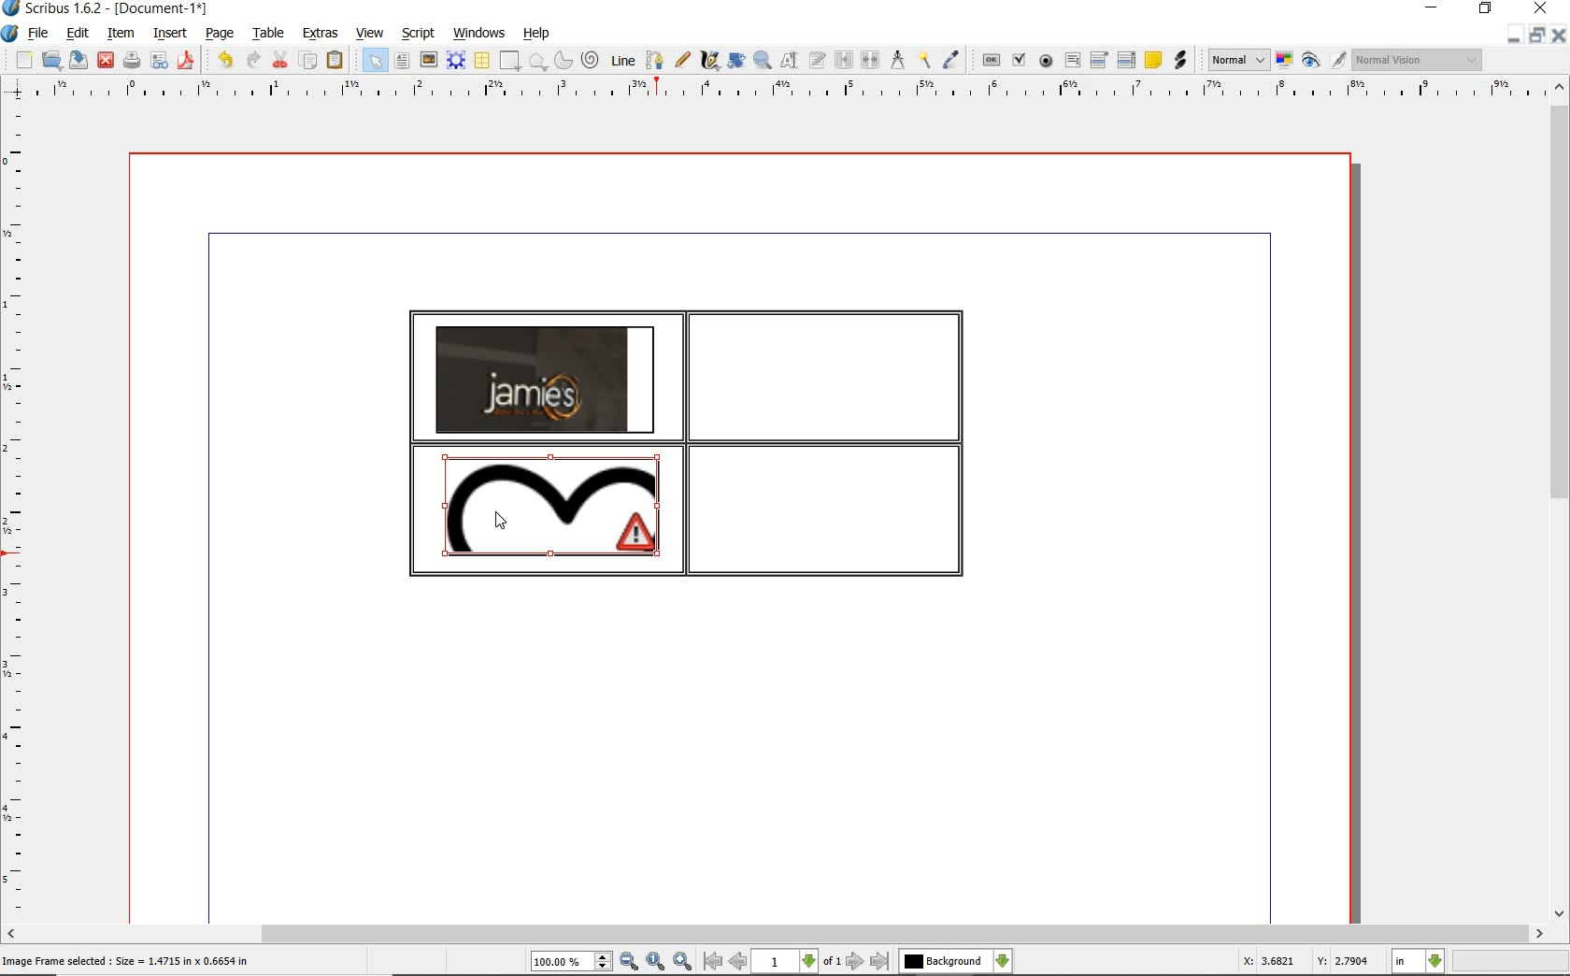 The image size is (1570, 976). Describe the element at coordinates (1126, 60) in the screenshot. I see `PDF List Box` at that location.